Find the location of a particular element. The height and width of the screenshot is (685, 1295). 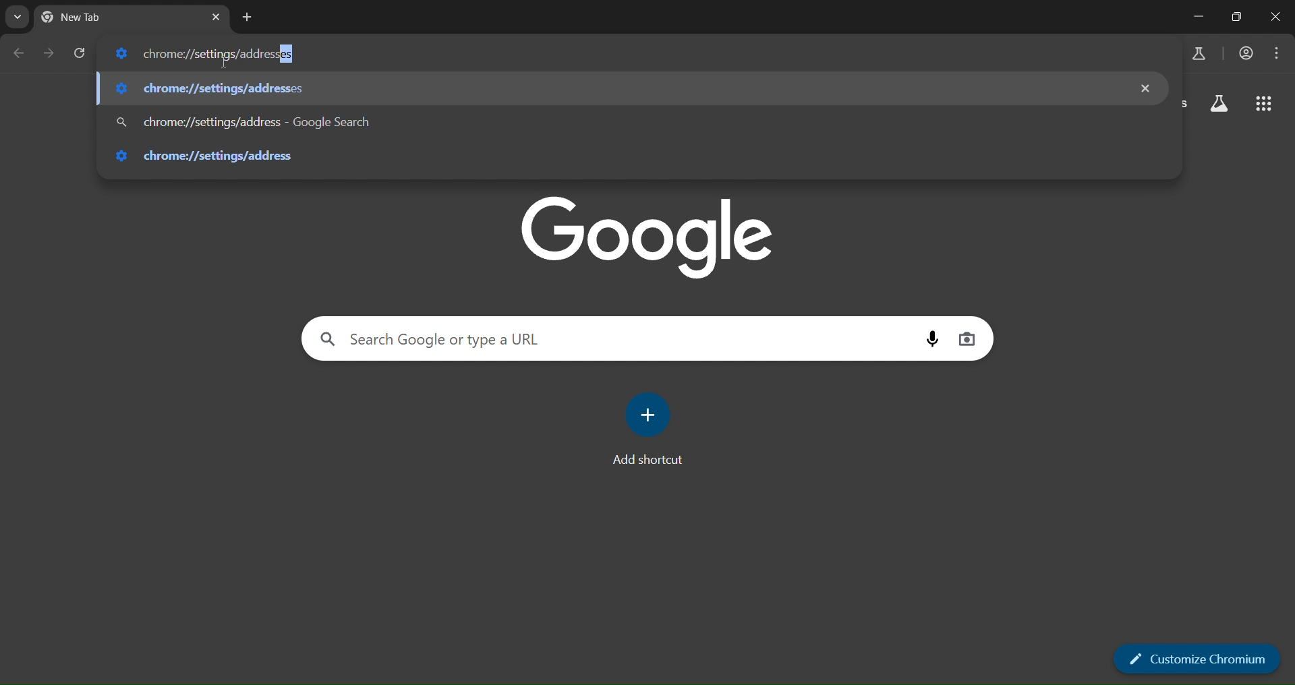

remove is located at coordinates (1149, 88).